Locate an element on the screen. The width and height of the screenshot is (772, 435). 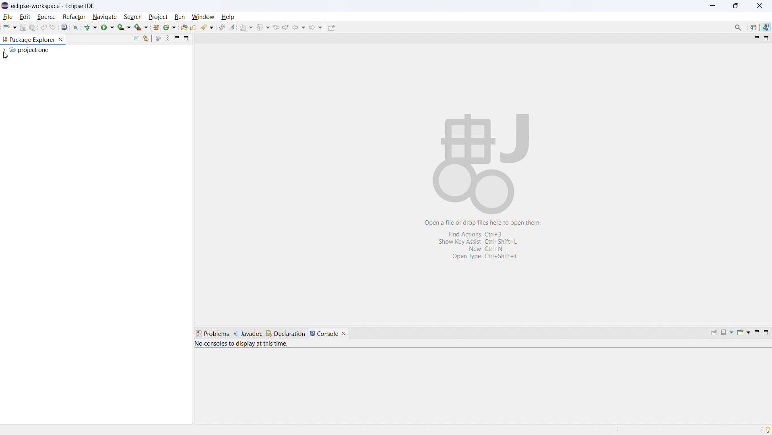
maximize is located at coordinates (766, 333).